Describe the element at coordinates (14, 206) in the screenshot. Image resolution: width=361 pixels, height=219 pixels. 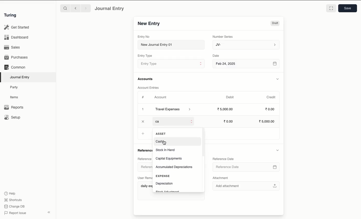
I see `Change DB` at that location.